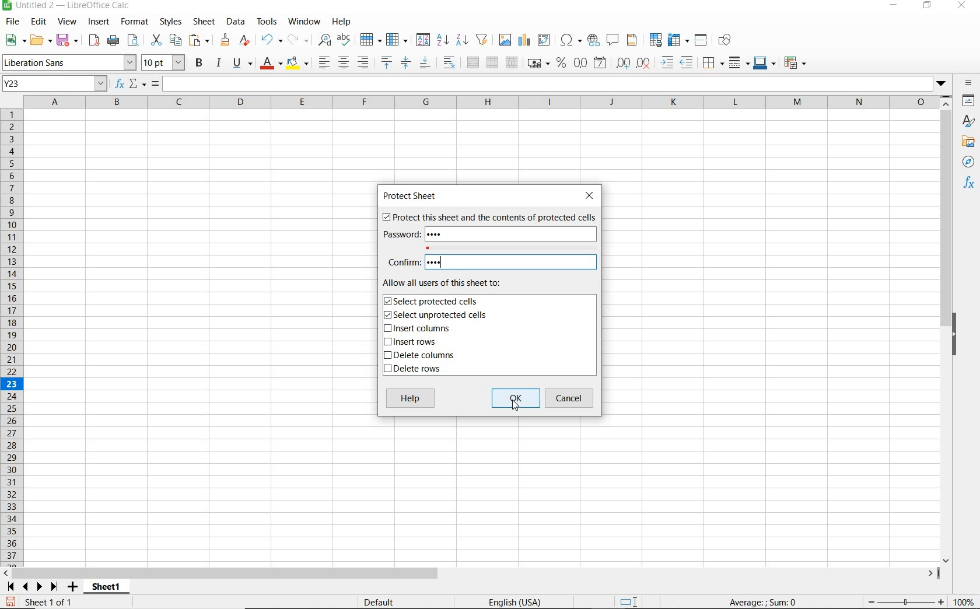 Image resolution: width=980 pixels, height=609 pixels. Describe the element at coordinates (423, 40) in the screenshot. I see `SORTS` at that location.